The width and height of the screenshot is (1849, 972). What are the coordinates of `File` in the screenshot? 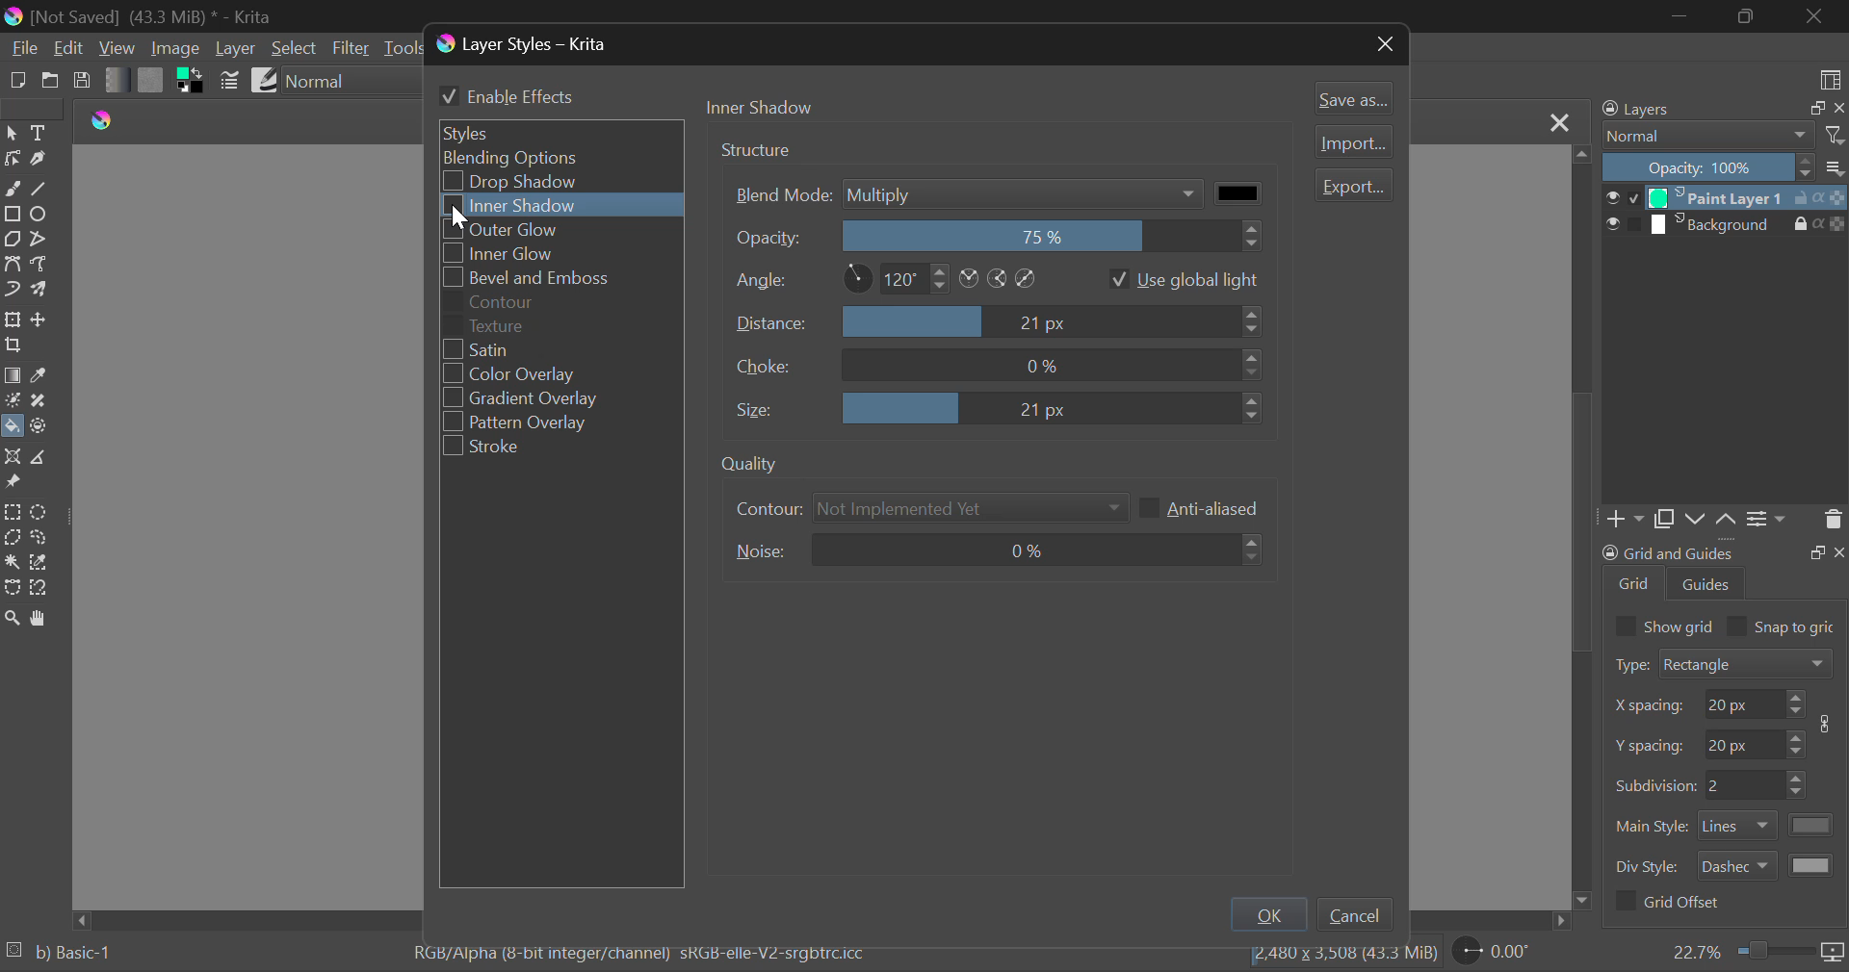 It's located at (23, 51).